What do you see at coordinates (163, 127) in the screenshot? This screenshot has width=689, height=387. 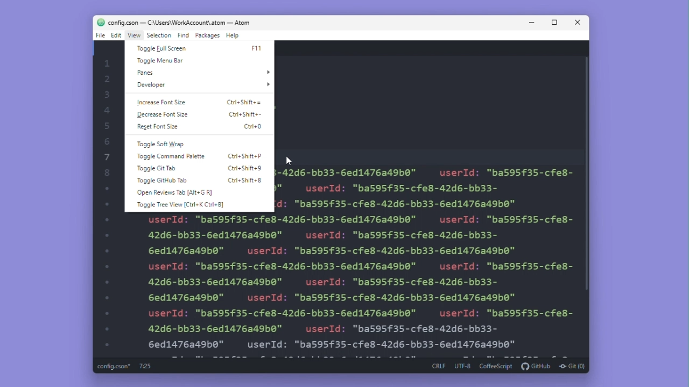 I see `Reset franchise` at bounding box center [163, 127].